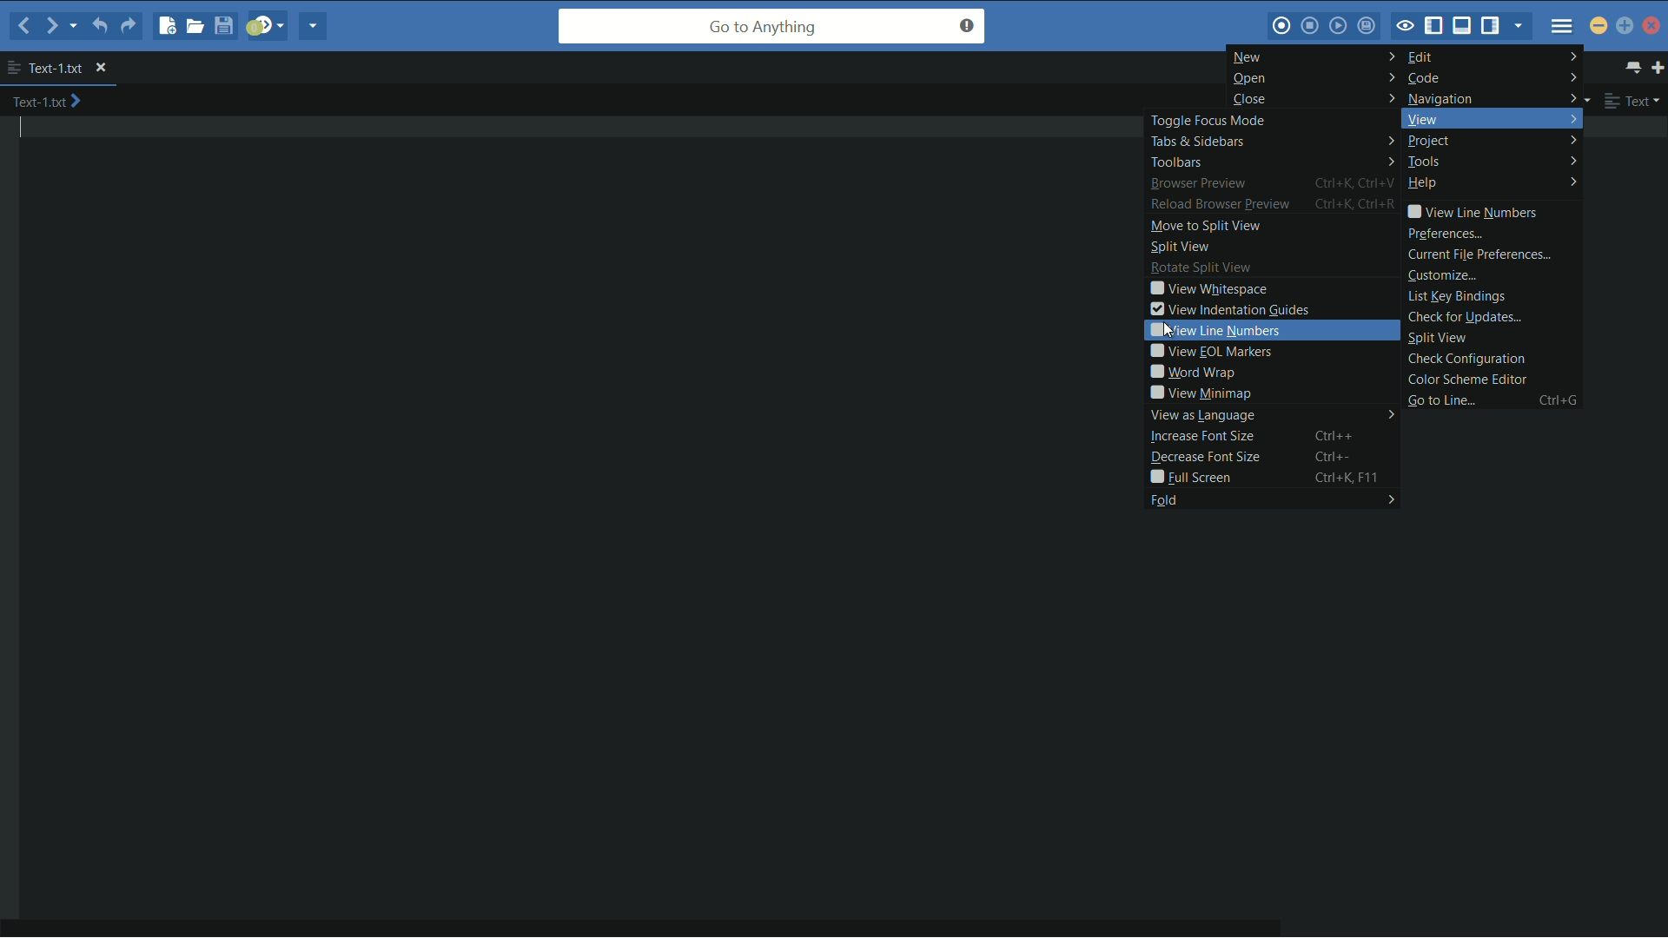  Describe the element at coordinates (1437, 338) in the screenshot. I see `split view` at that location.